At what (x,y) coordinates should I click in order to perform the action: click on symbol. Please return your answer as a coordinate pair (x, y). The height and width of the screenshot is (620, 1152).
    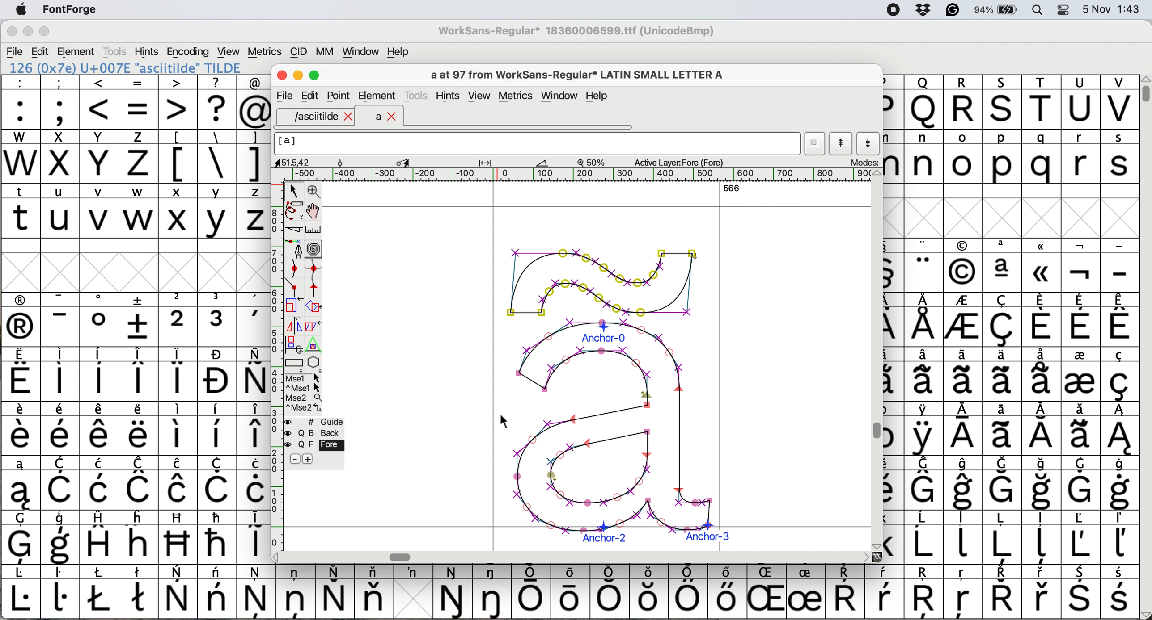
    Looking at the image, I should click on (140, 591).